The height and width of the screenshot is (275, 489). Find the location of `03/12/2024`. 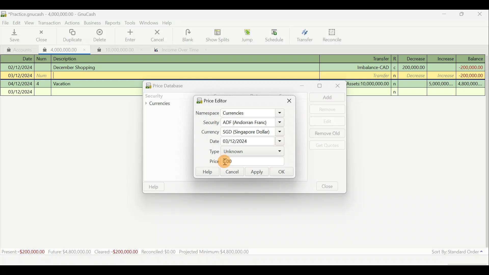

03/12/2024 is located at coordinates (20, 76).